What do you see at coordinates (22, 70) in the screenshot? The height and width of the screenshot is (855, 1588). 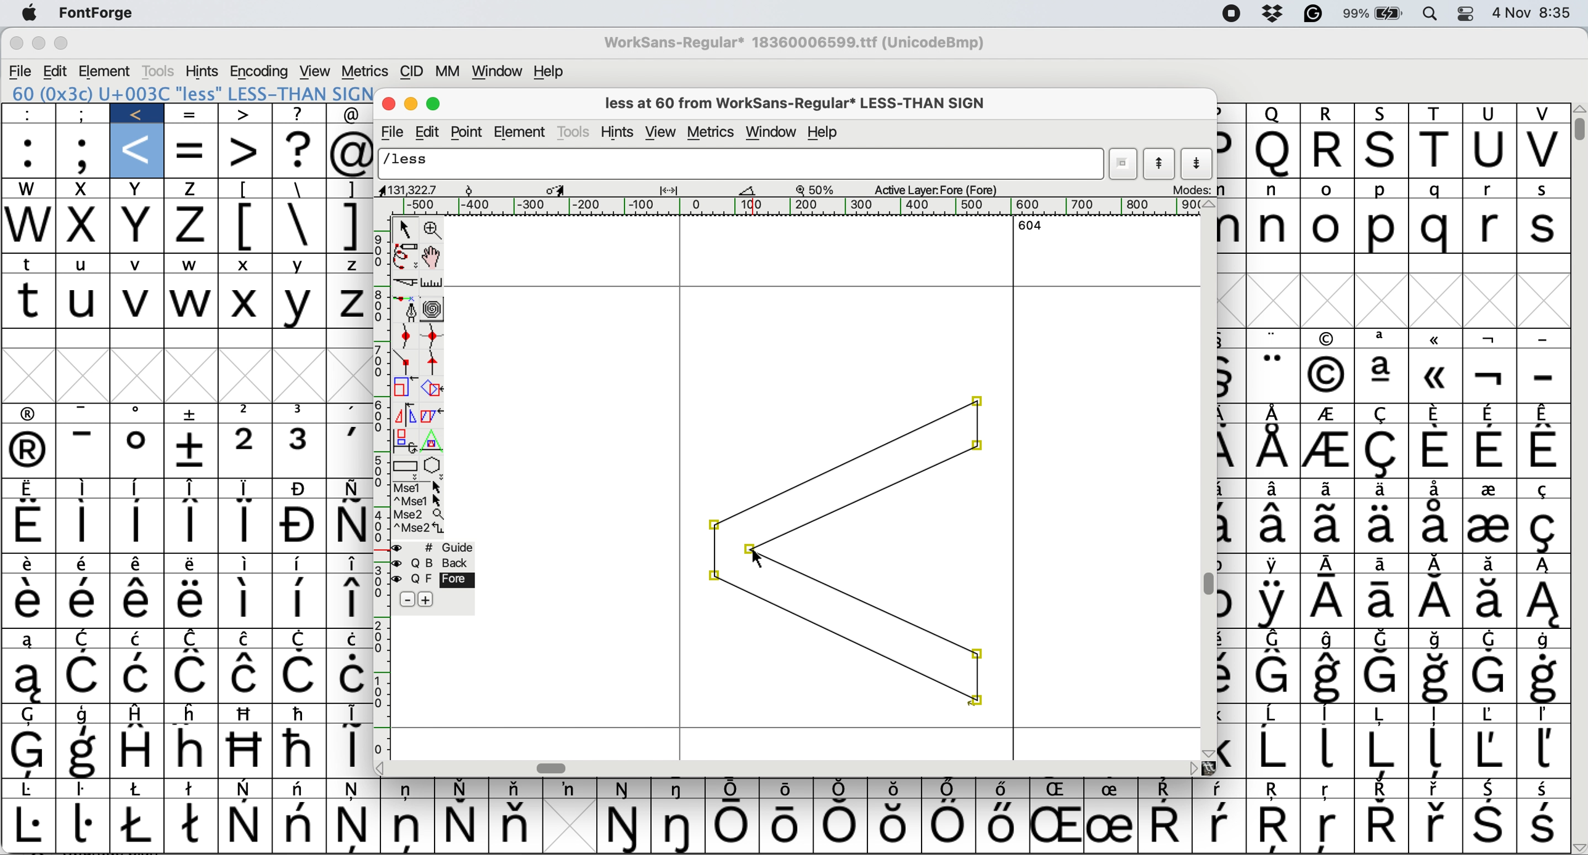 I see `file` at bounding box center [22, 70].